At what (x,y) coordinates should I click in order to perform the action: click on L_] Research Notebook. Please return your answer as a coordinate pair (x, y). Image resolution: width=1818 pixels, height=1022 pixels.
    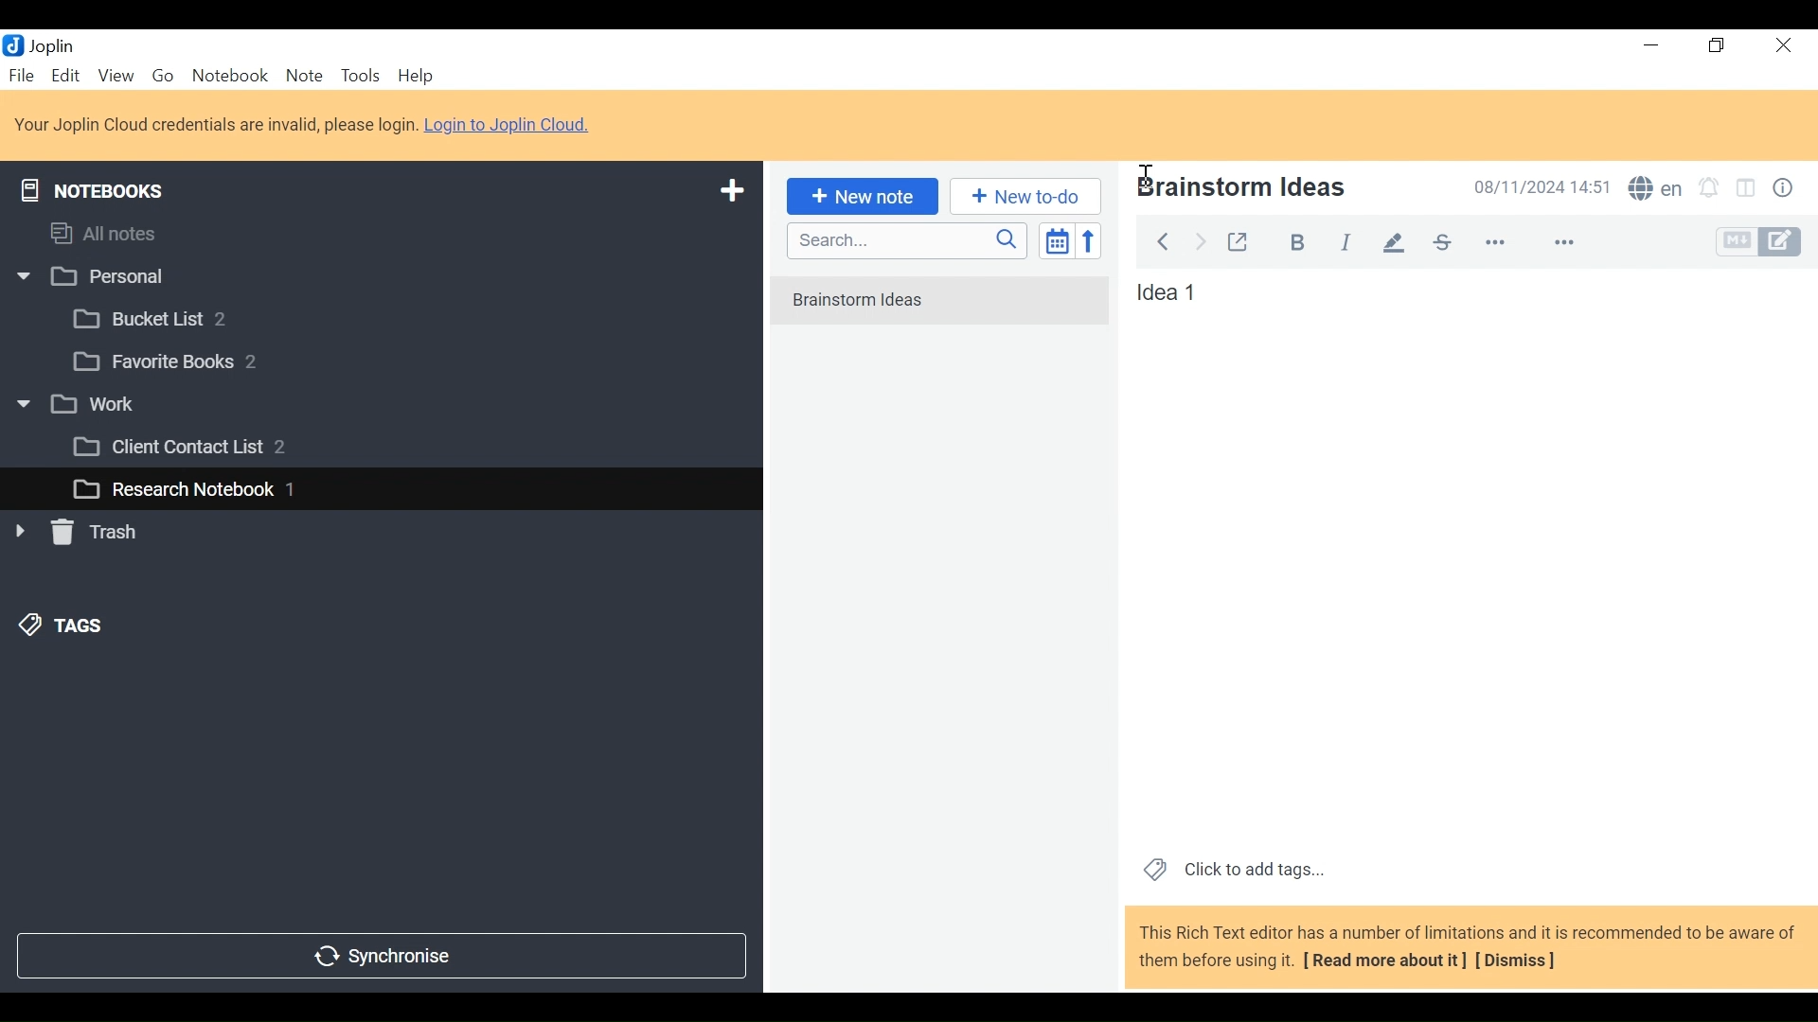
    Looking at the image, I should click on (172, 490).